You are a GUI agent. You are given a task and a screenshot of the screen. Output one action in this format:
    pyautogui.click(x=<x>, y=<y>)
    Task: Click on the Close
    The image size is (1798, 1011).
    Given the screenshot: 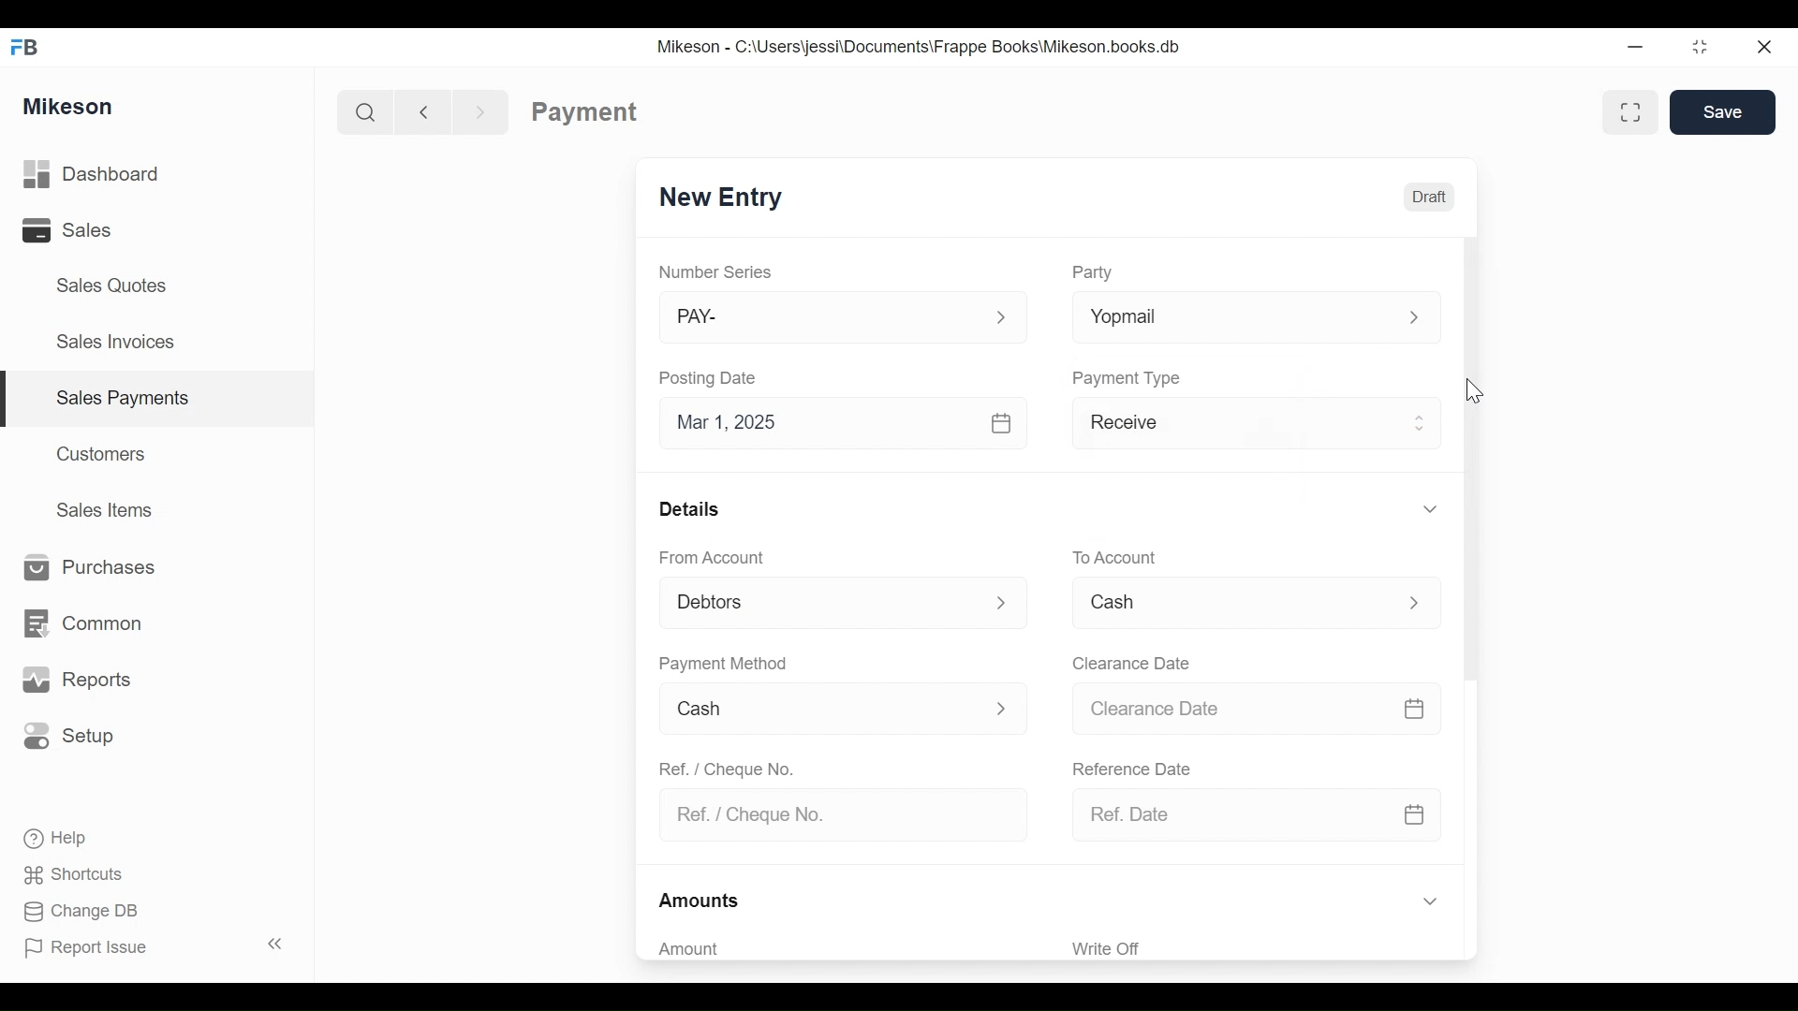 What is the action you would take?
    pyautogui.click(x=1761, y=44)
    